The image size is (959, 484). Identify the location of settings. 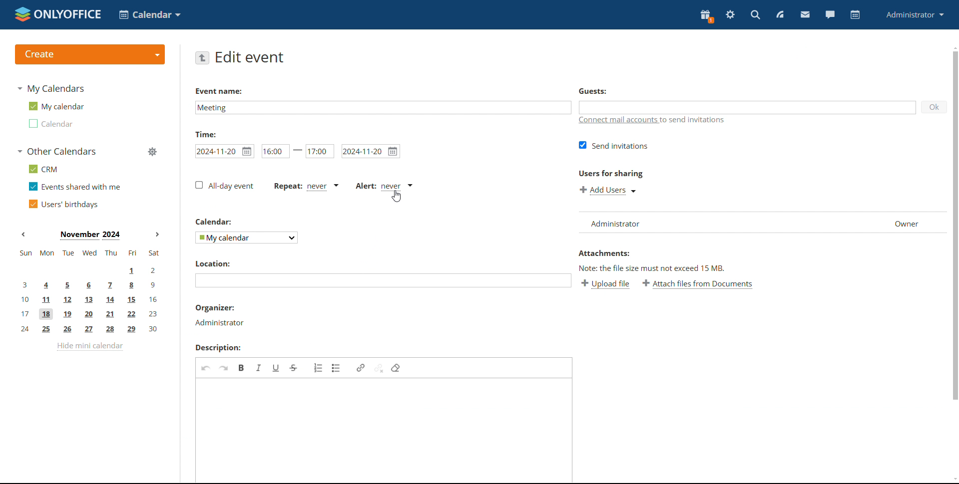
(731, 14).